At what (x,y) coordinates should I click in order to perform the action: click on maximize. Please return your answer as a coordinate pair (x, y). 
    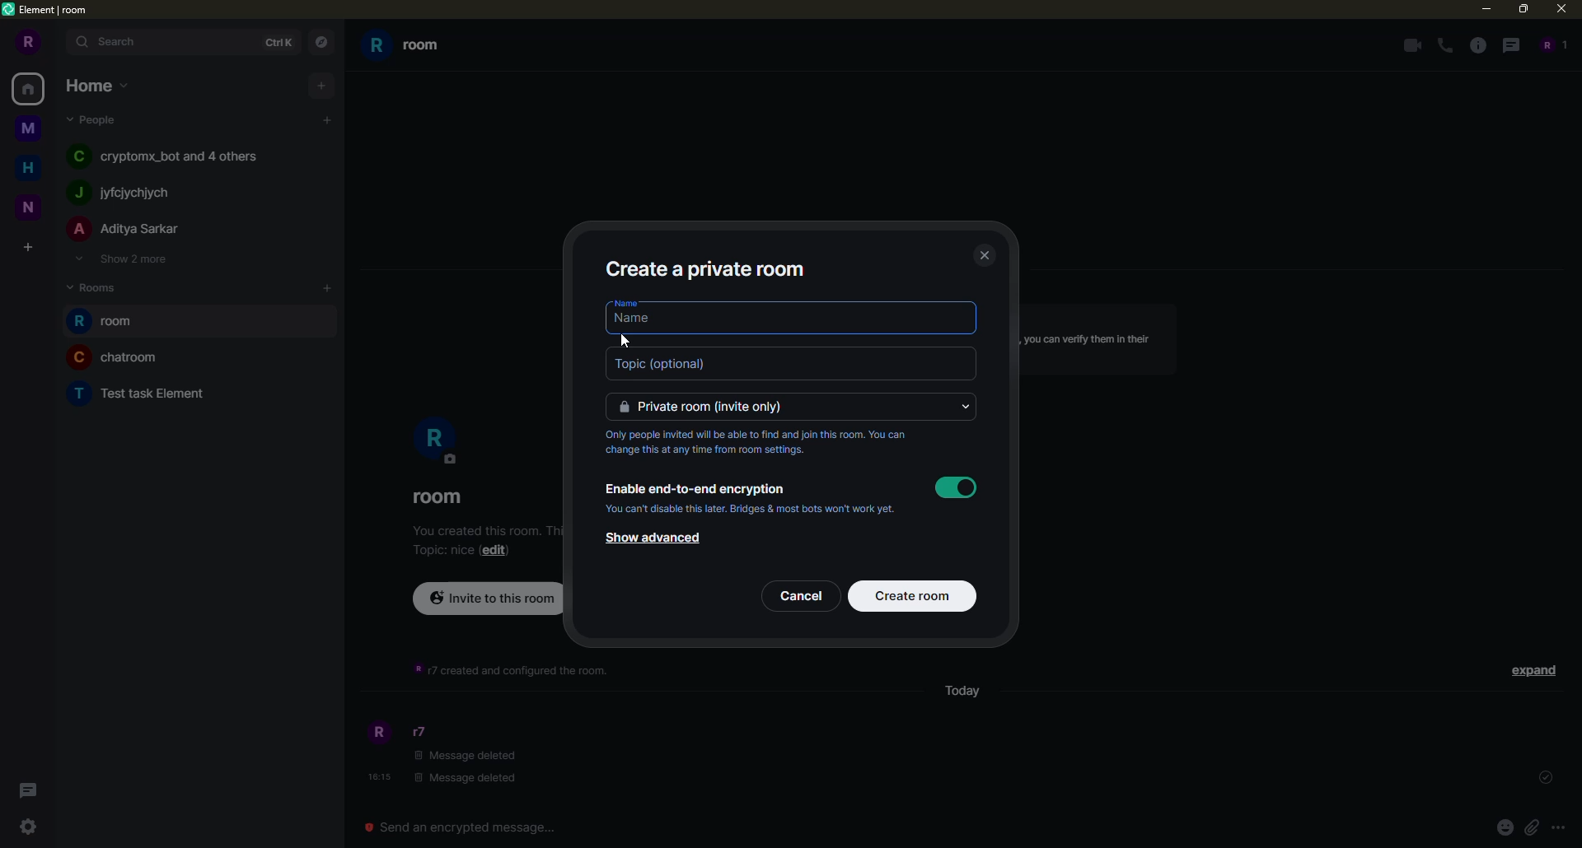
    Looking at the image, I should click on (1520, 9).